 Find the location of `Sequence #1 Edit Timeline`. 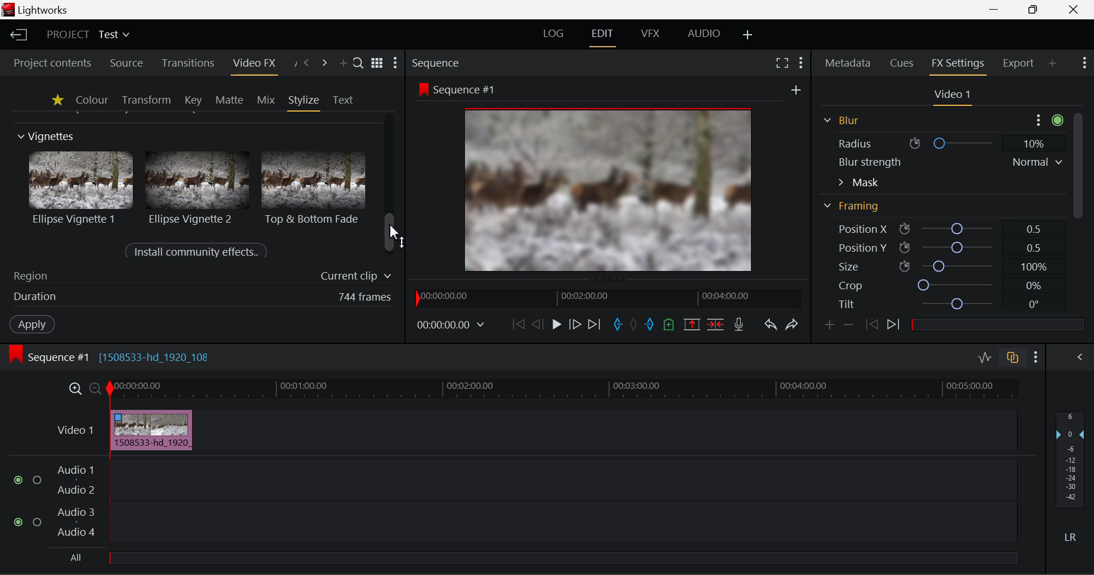

Sequence #1 Edit Timeline is located at coordinates (113, 356).